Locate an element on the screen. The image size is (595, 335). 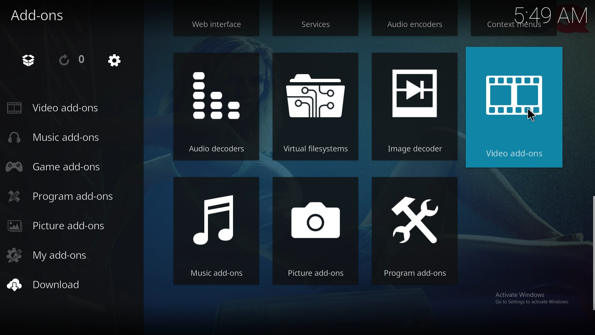
scroll bar is located at coordinates (592, 254).